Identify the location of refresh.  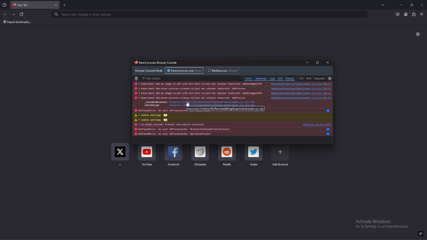
(22, 14).